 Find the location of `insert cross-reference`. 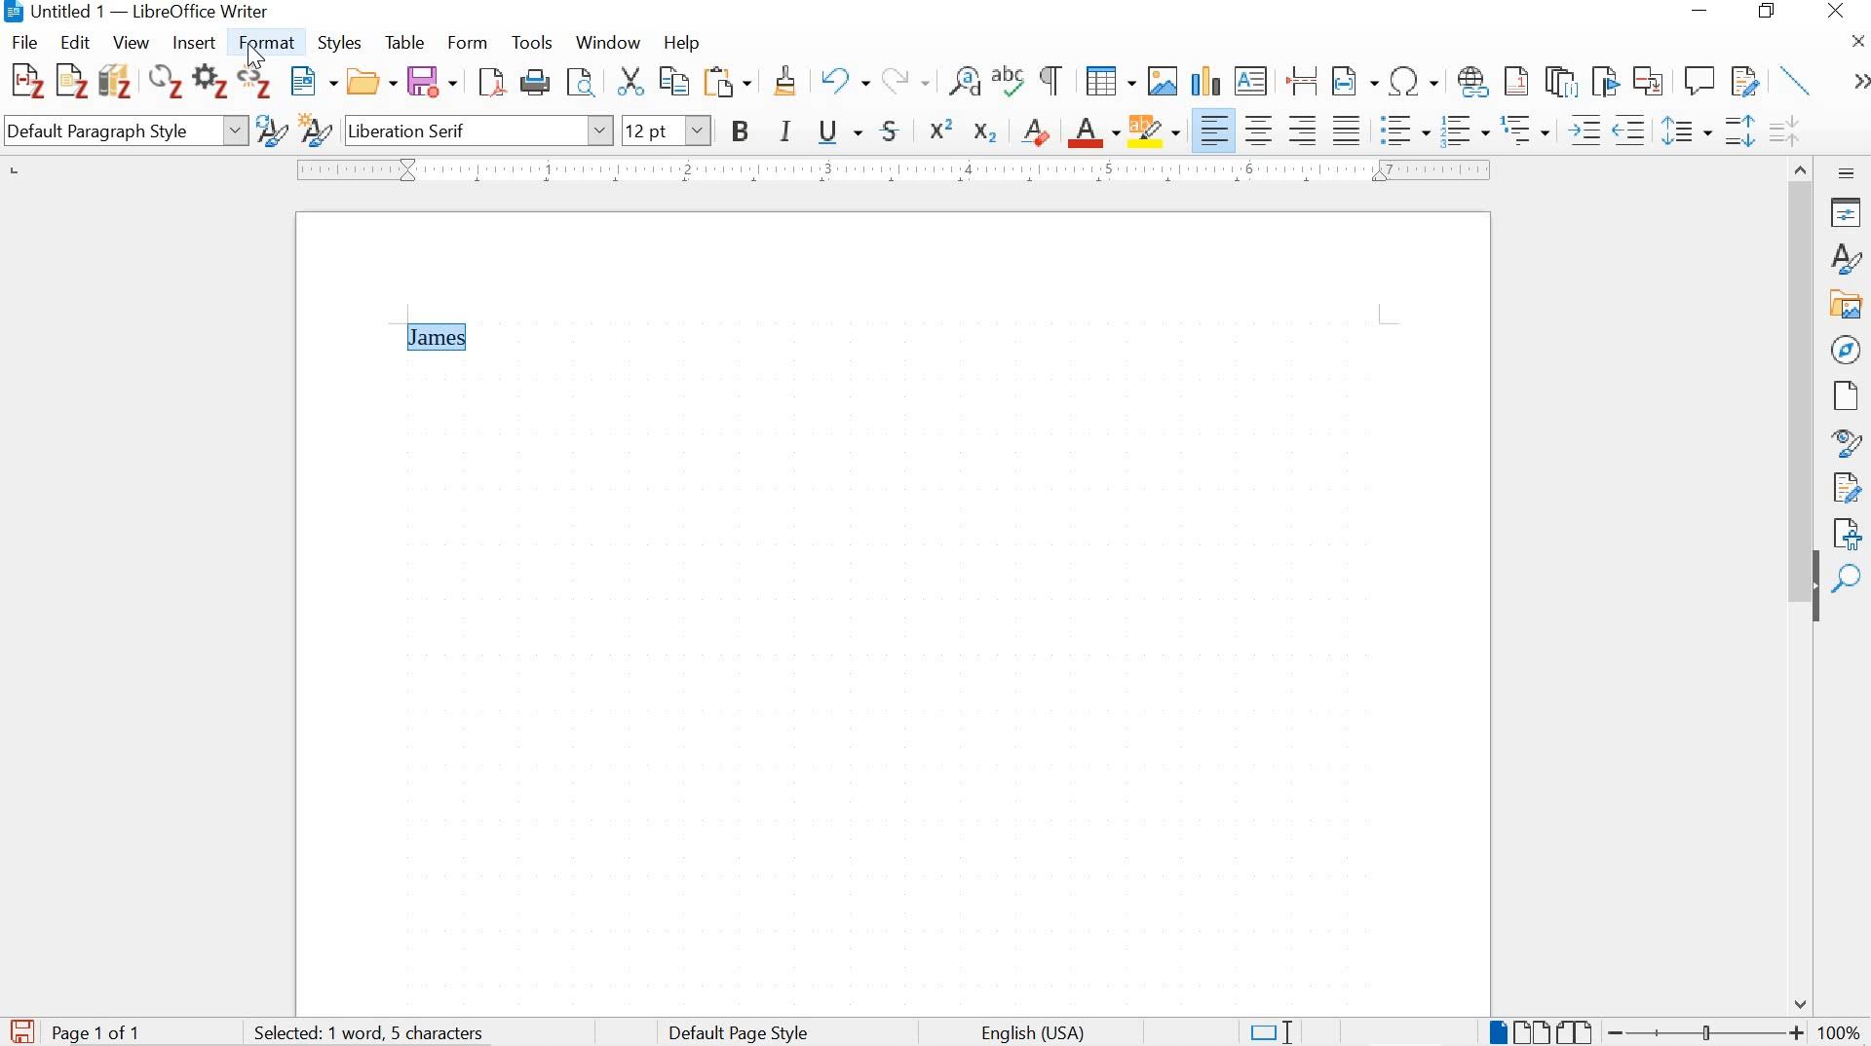

insert cross-reference is located at coordinates (1650, 80).